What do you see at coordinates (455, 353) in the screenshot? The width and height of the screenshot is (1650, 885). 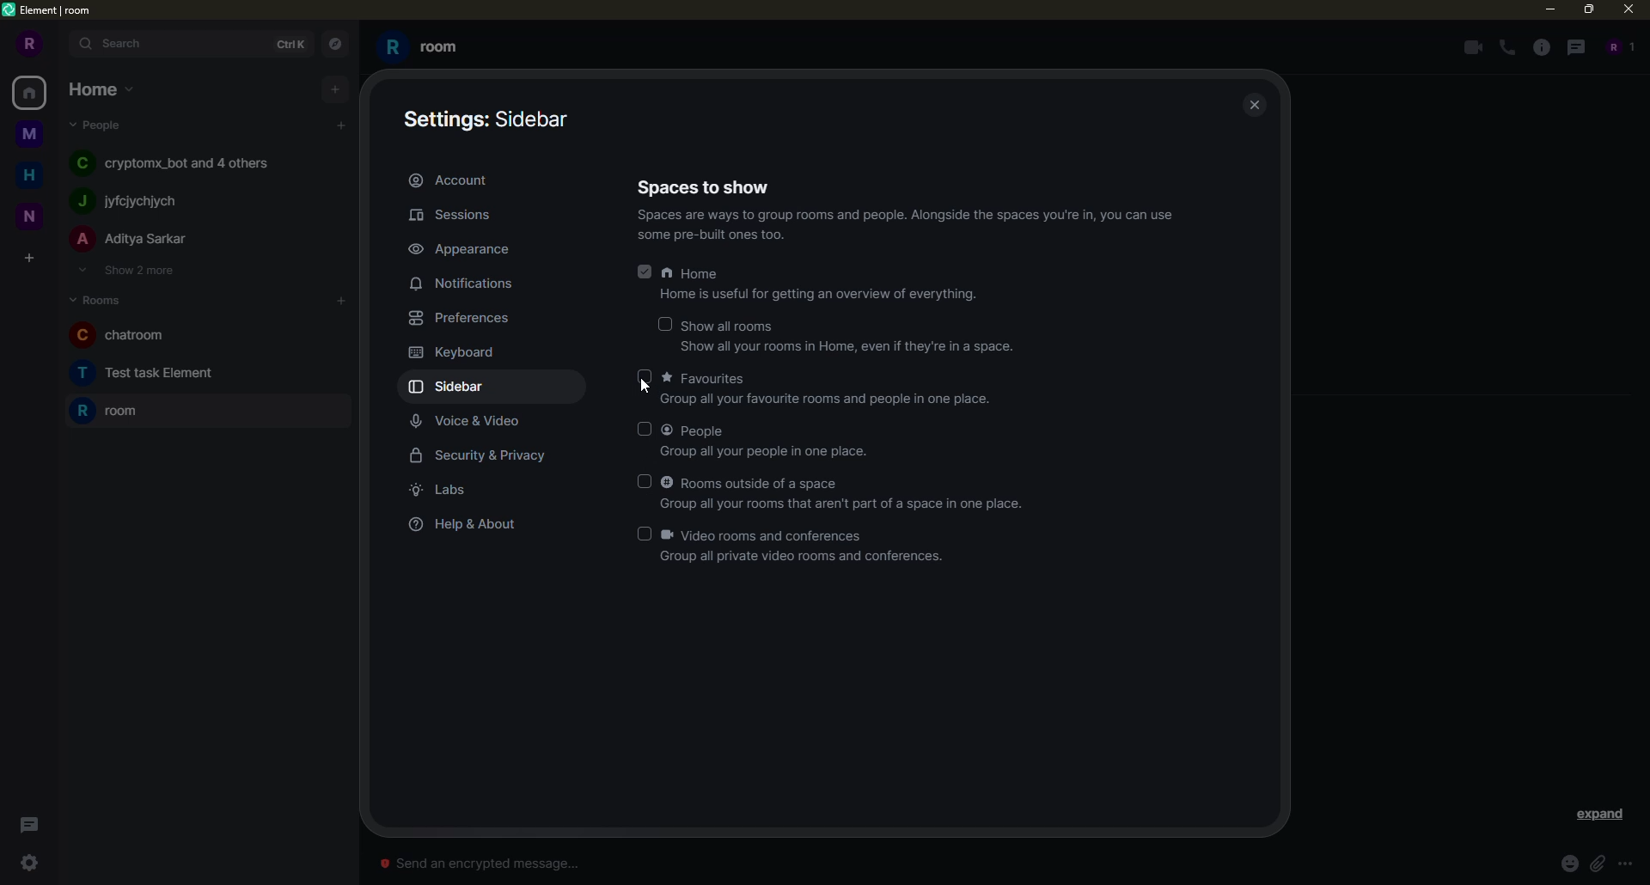 I see `keyboard` at bounding box center [455, 353].